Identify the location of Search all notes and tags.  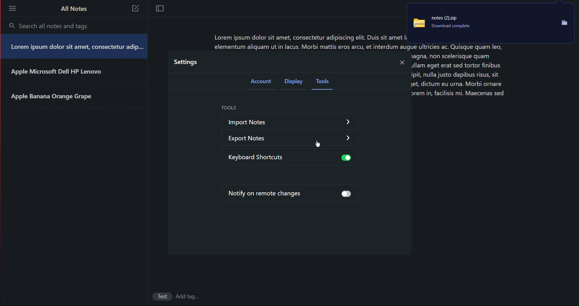
(59, 24).